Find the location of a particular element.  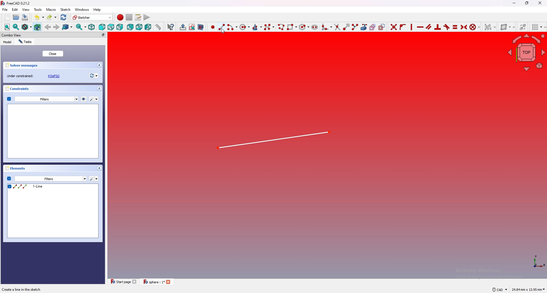

Filter is located at coordinates (94, 179).